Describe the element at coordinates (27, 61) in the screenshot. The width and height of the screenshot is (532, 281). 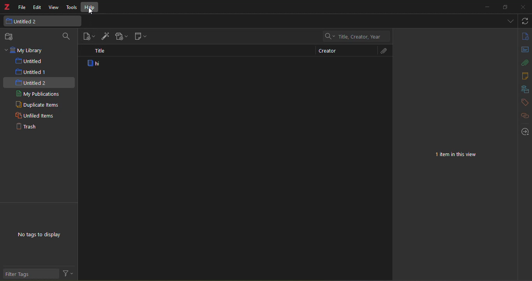
I see `untitled` at that location.